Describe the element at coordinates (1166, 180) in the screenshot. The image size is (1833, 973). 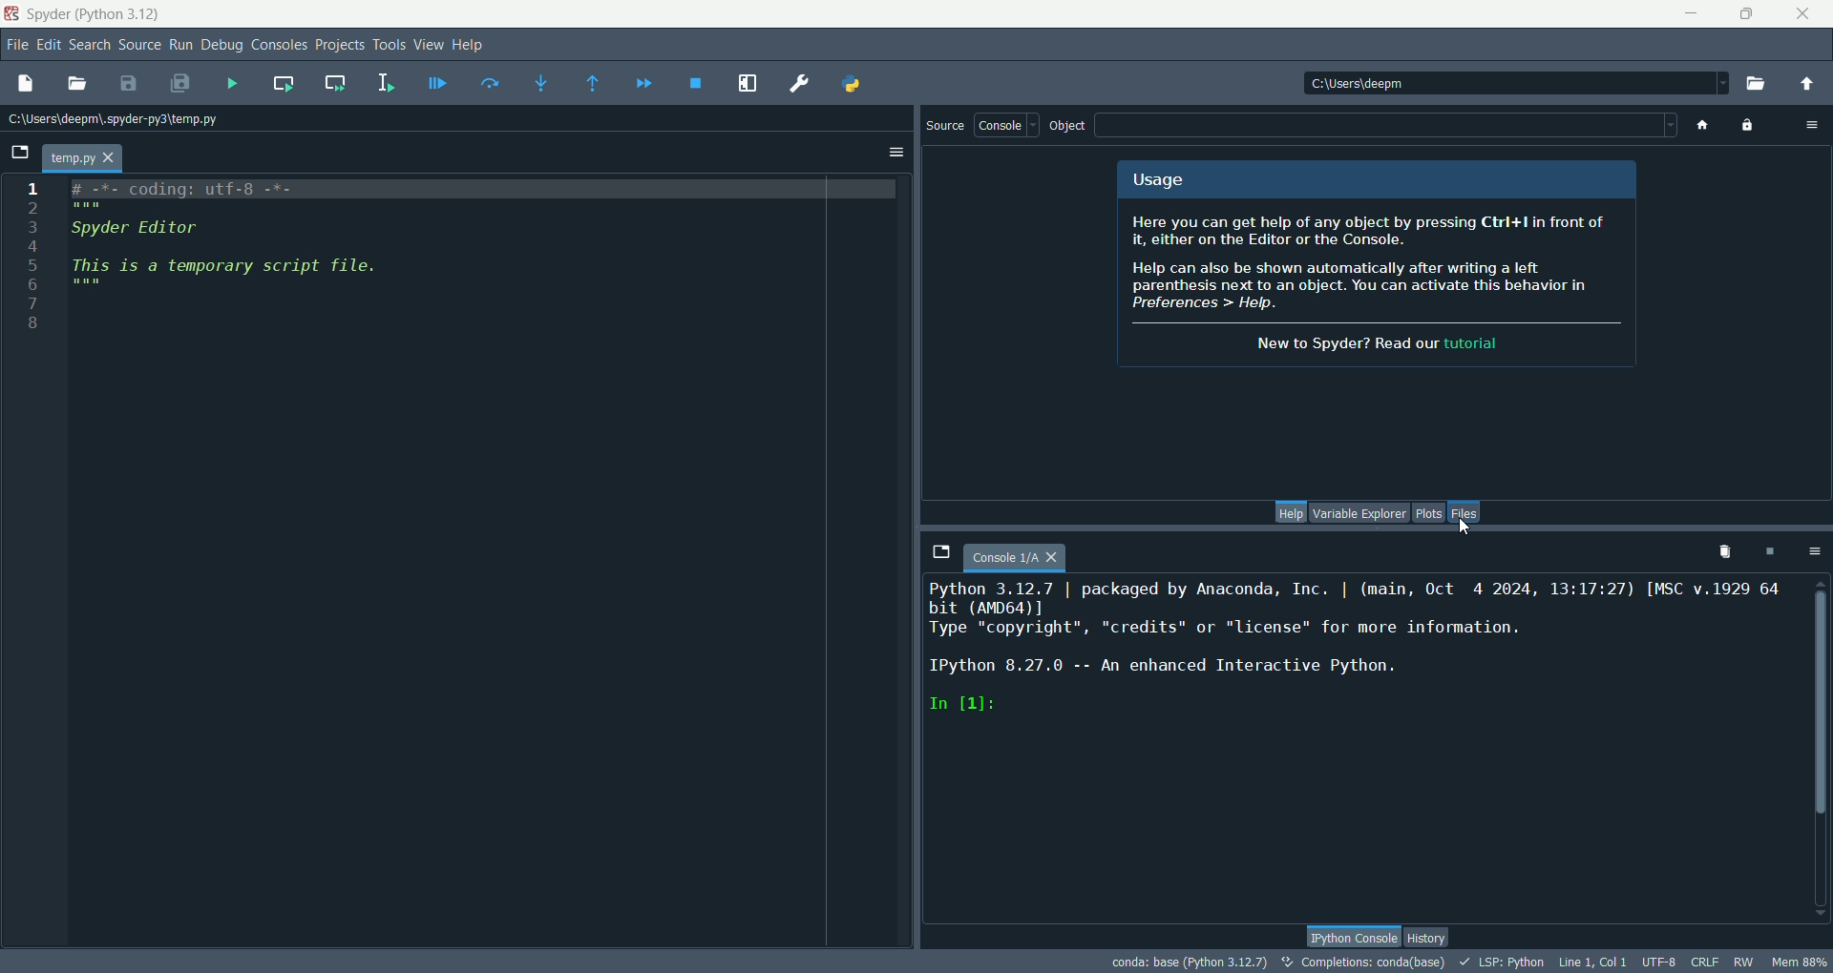
I see `usage` at that location.